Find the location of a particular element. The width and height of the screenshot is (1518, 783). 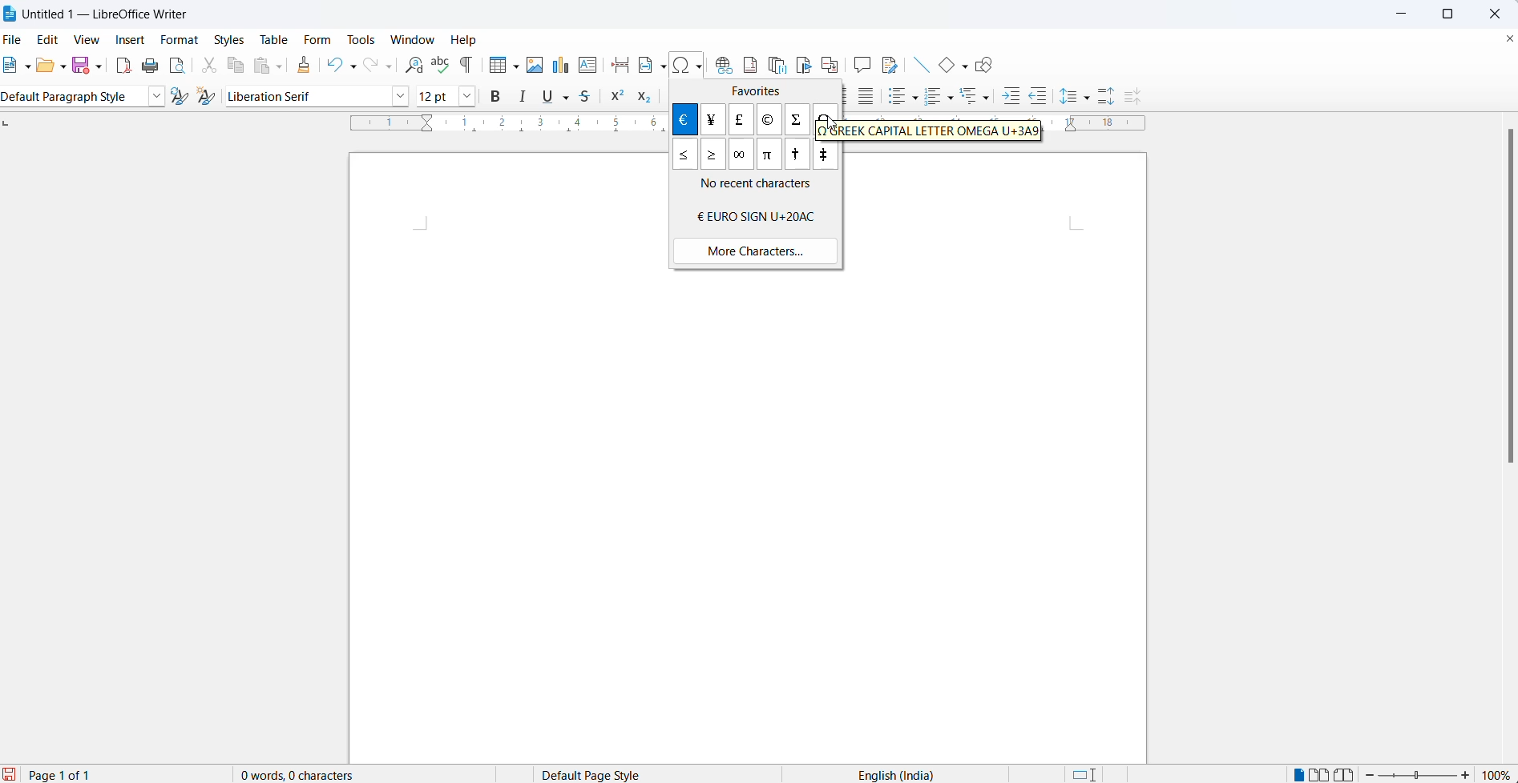

format is located at coordinates (180, 40).